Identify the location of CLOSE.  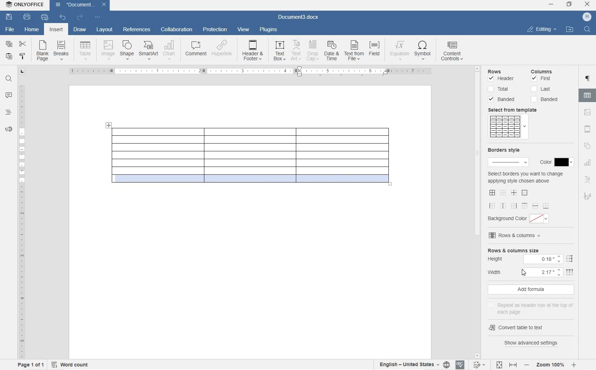
(587, 4).